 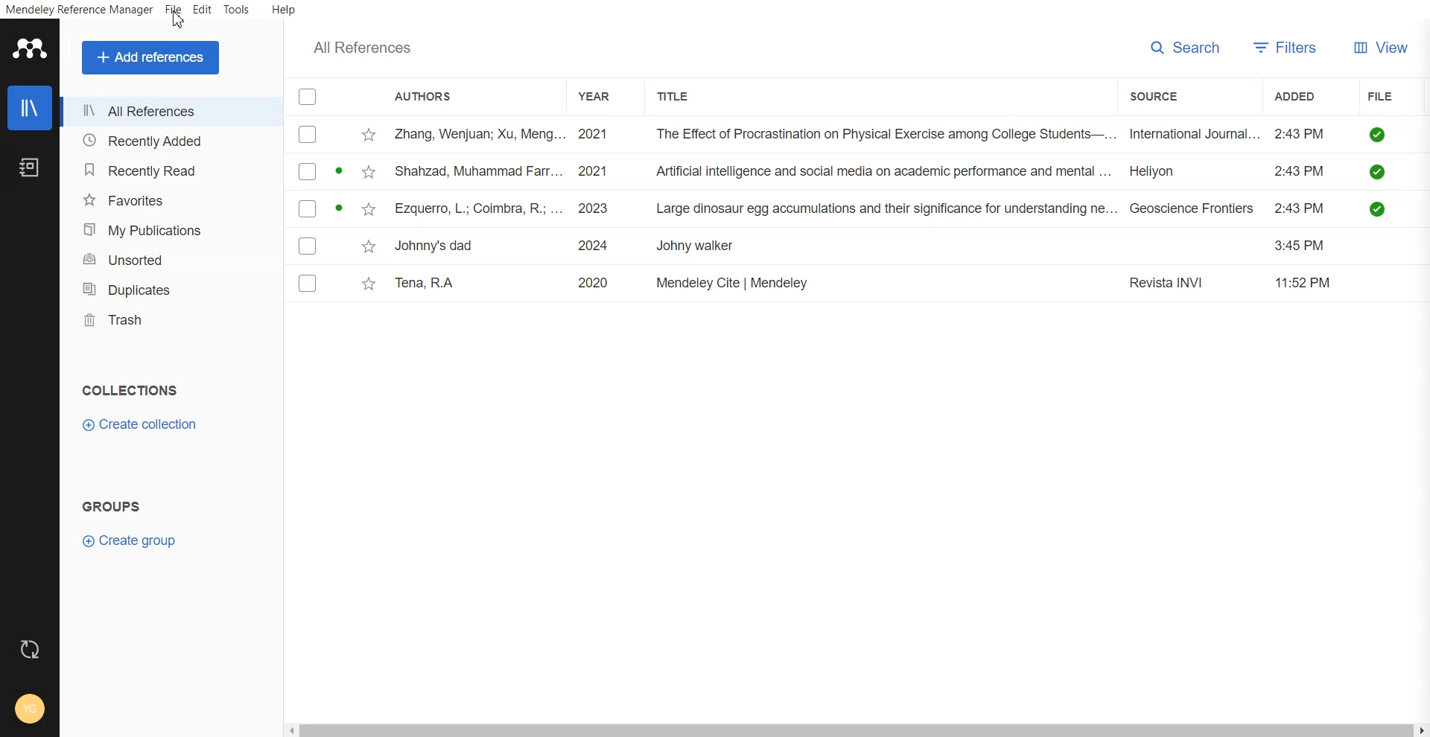 What do you see at coordinates (437, 243) in the screenshot?
I see `Johnny's dad` at bounding box center [437, 243].